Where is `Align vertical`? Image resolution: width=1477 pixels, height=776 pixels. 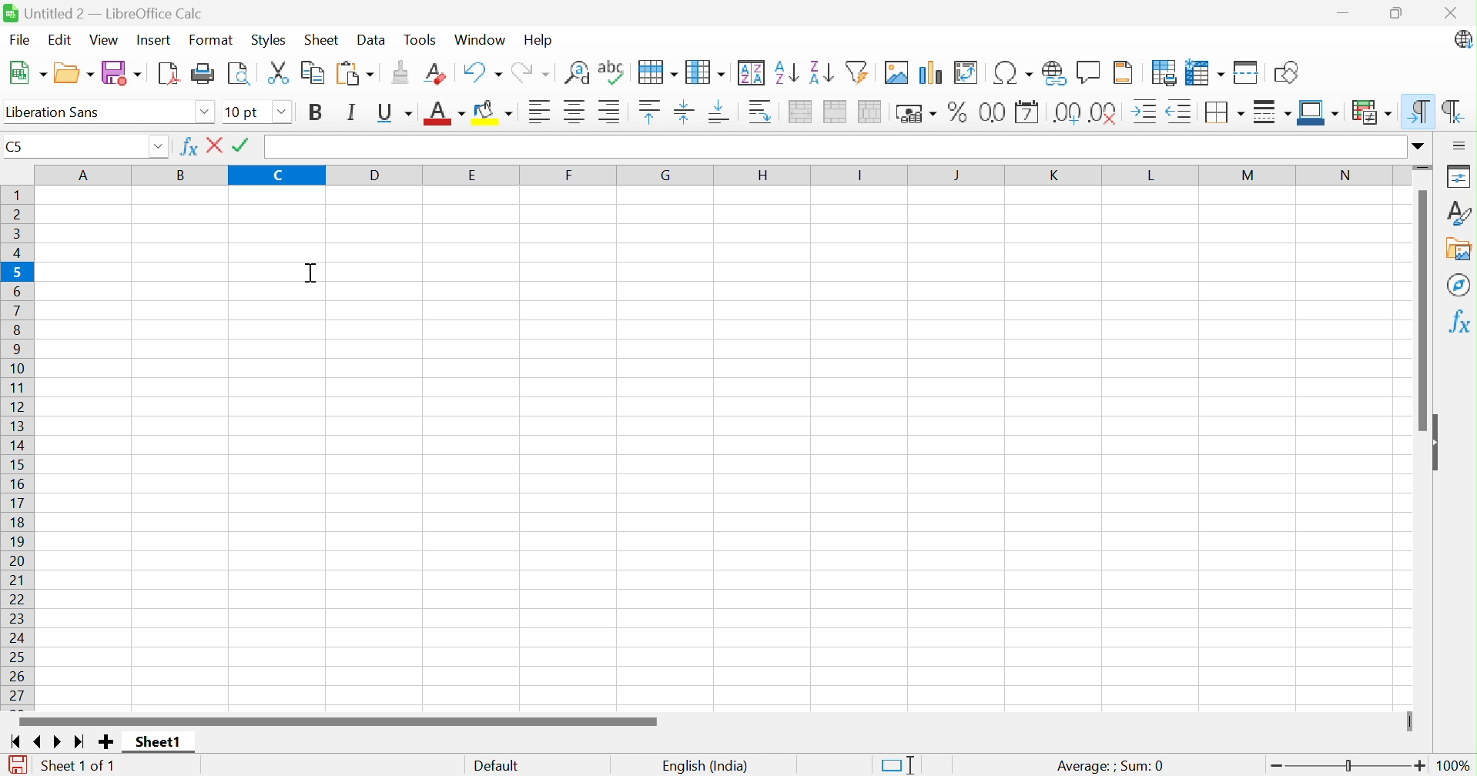 Align vertical is located at coordinates (683, 113).